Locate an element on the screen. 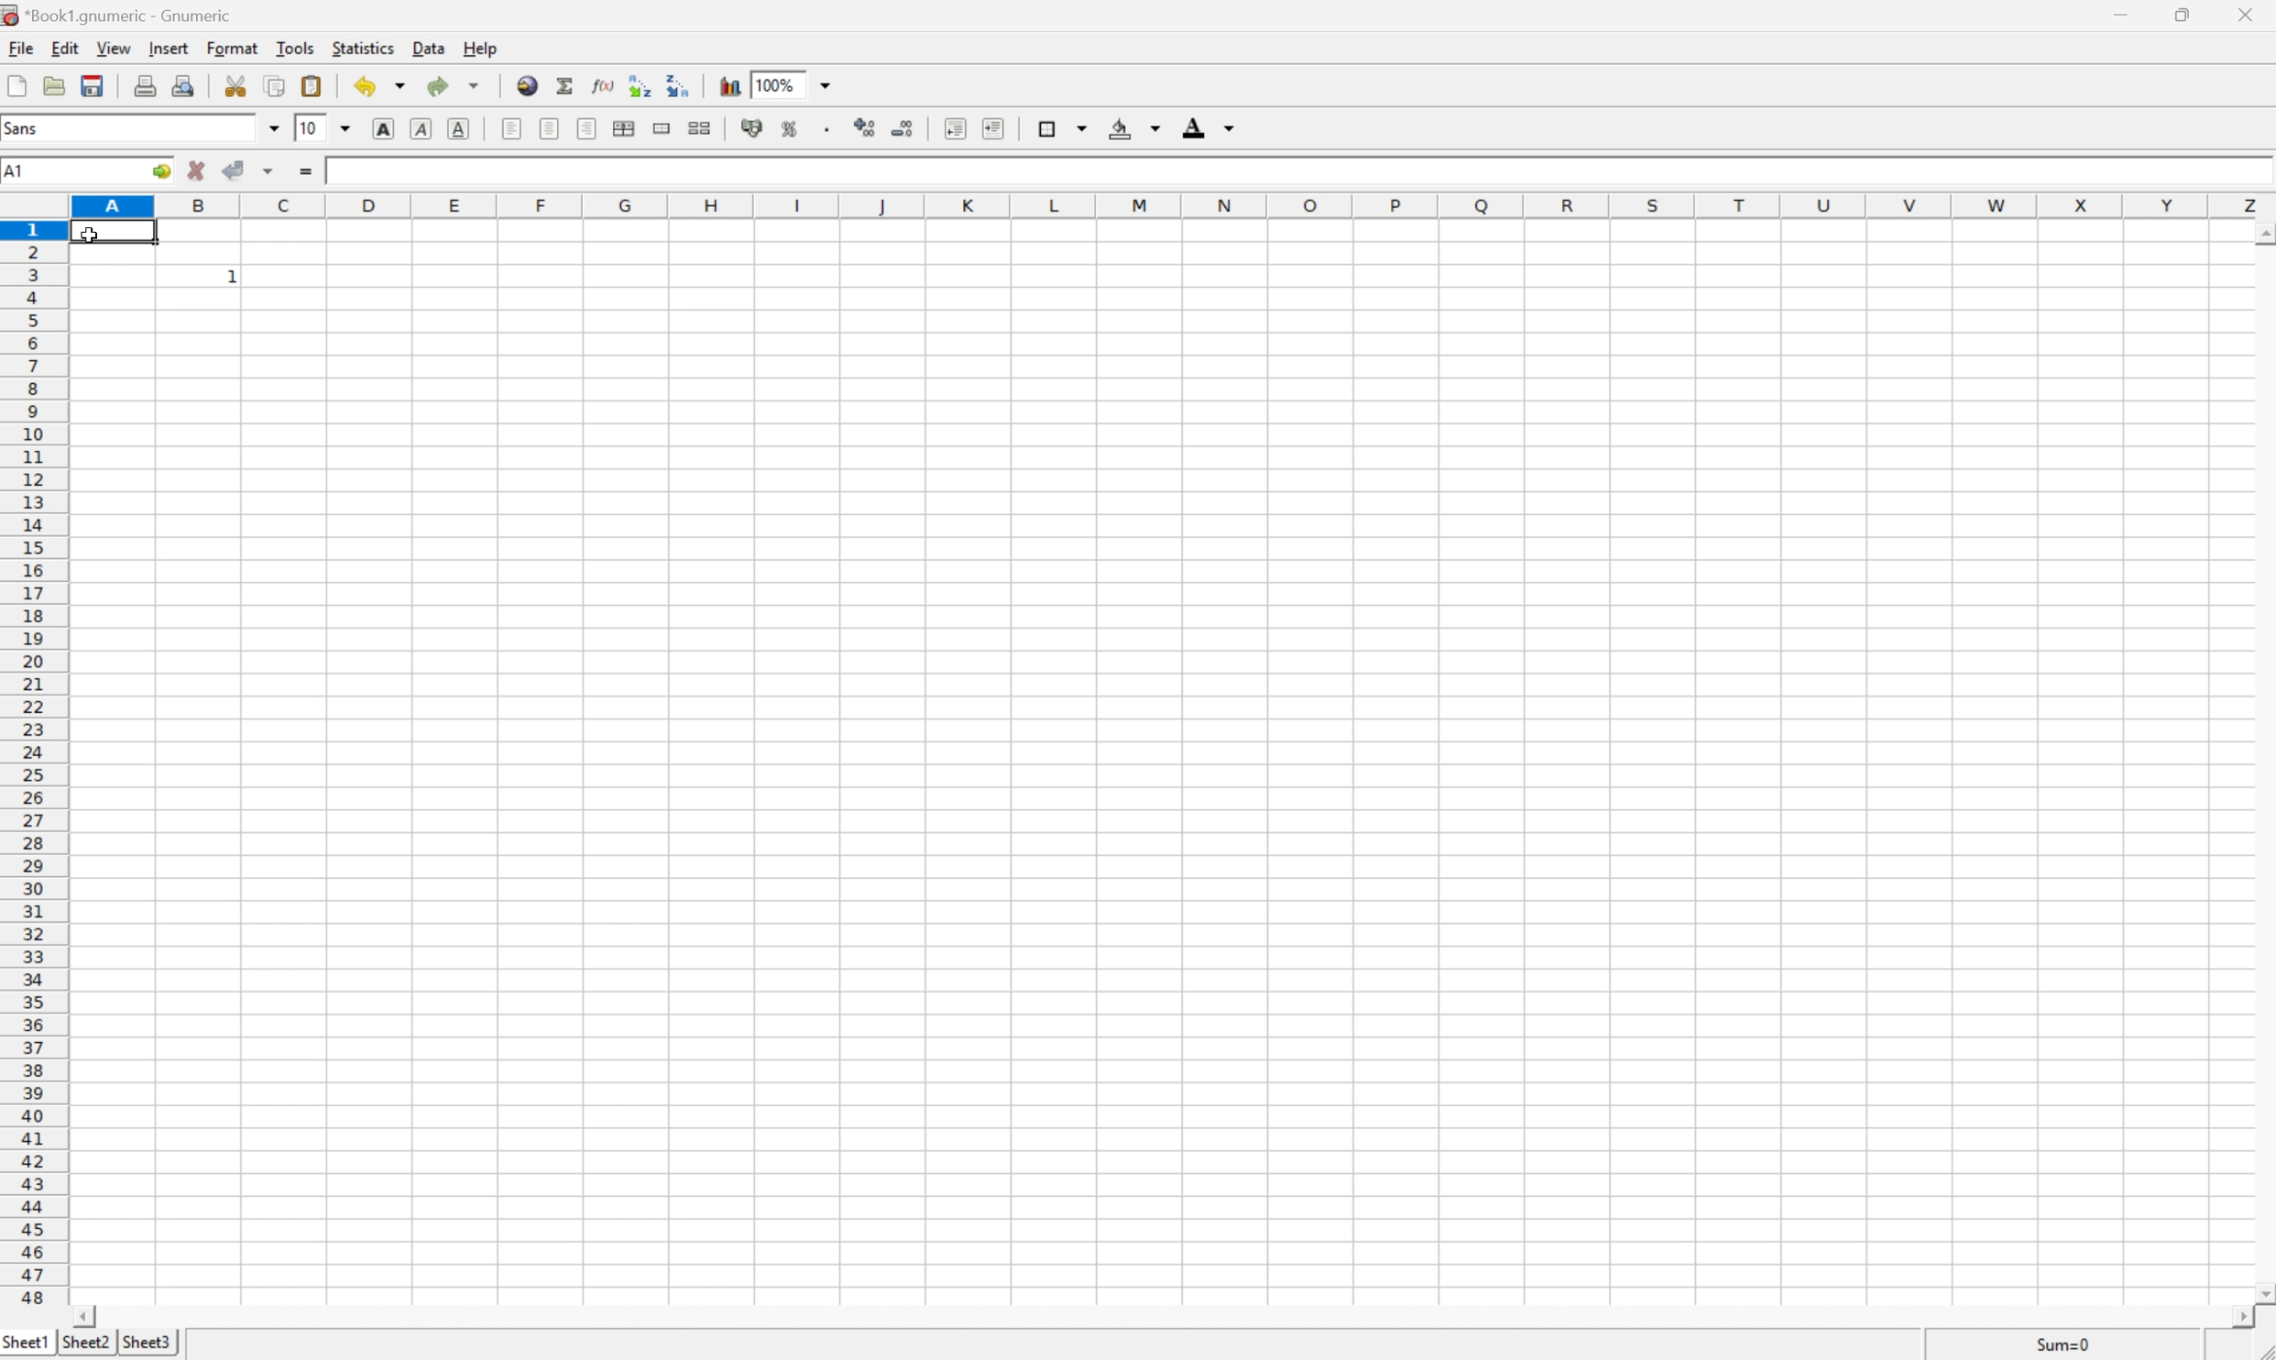  paste is located at coordinates (313, 85).